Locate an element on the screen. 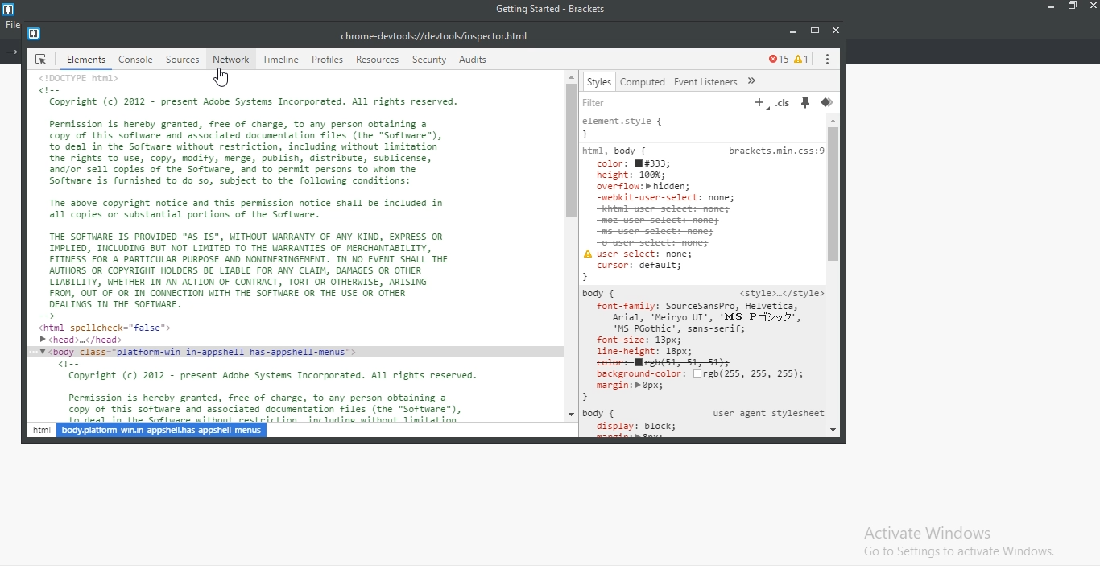  computed is located at coordinates (645, 83).